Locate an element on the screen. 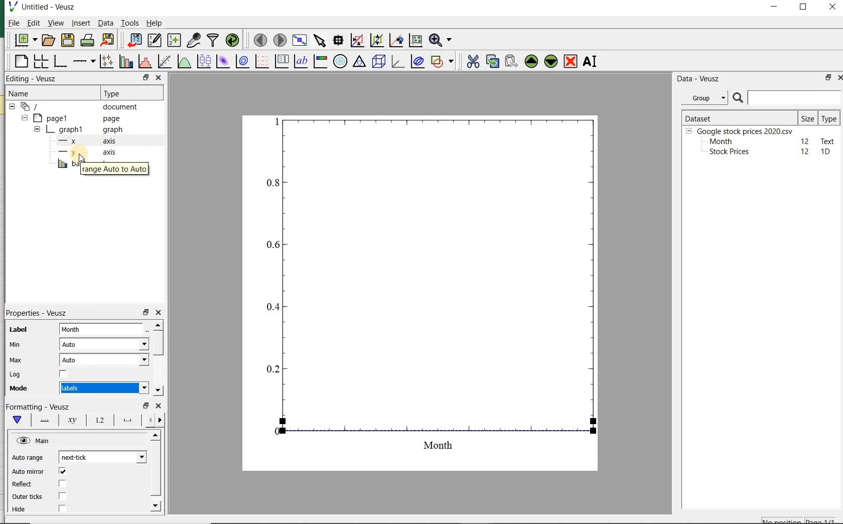 The height and width of the screenshot is (524, 843). Editing - Veusz is located at coordinates (33, 79).